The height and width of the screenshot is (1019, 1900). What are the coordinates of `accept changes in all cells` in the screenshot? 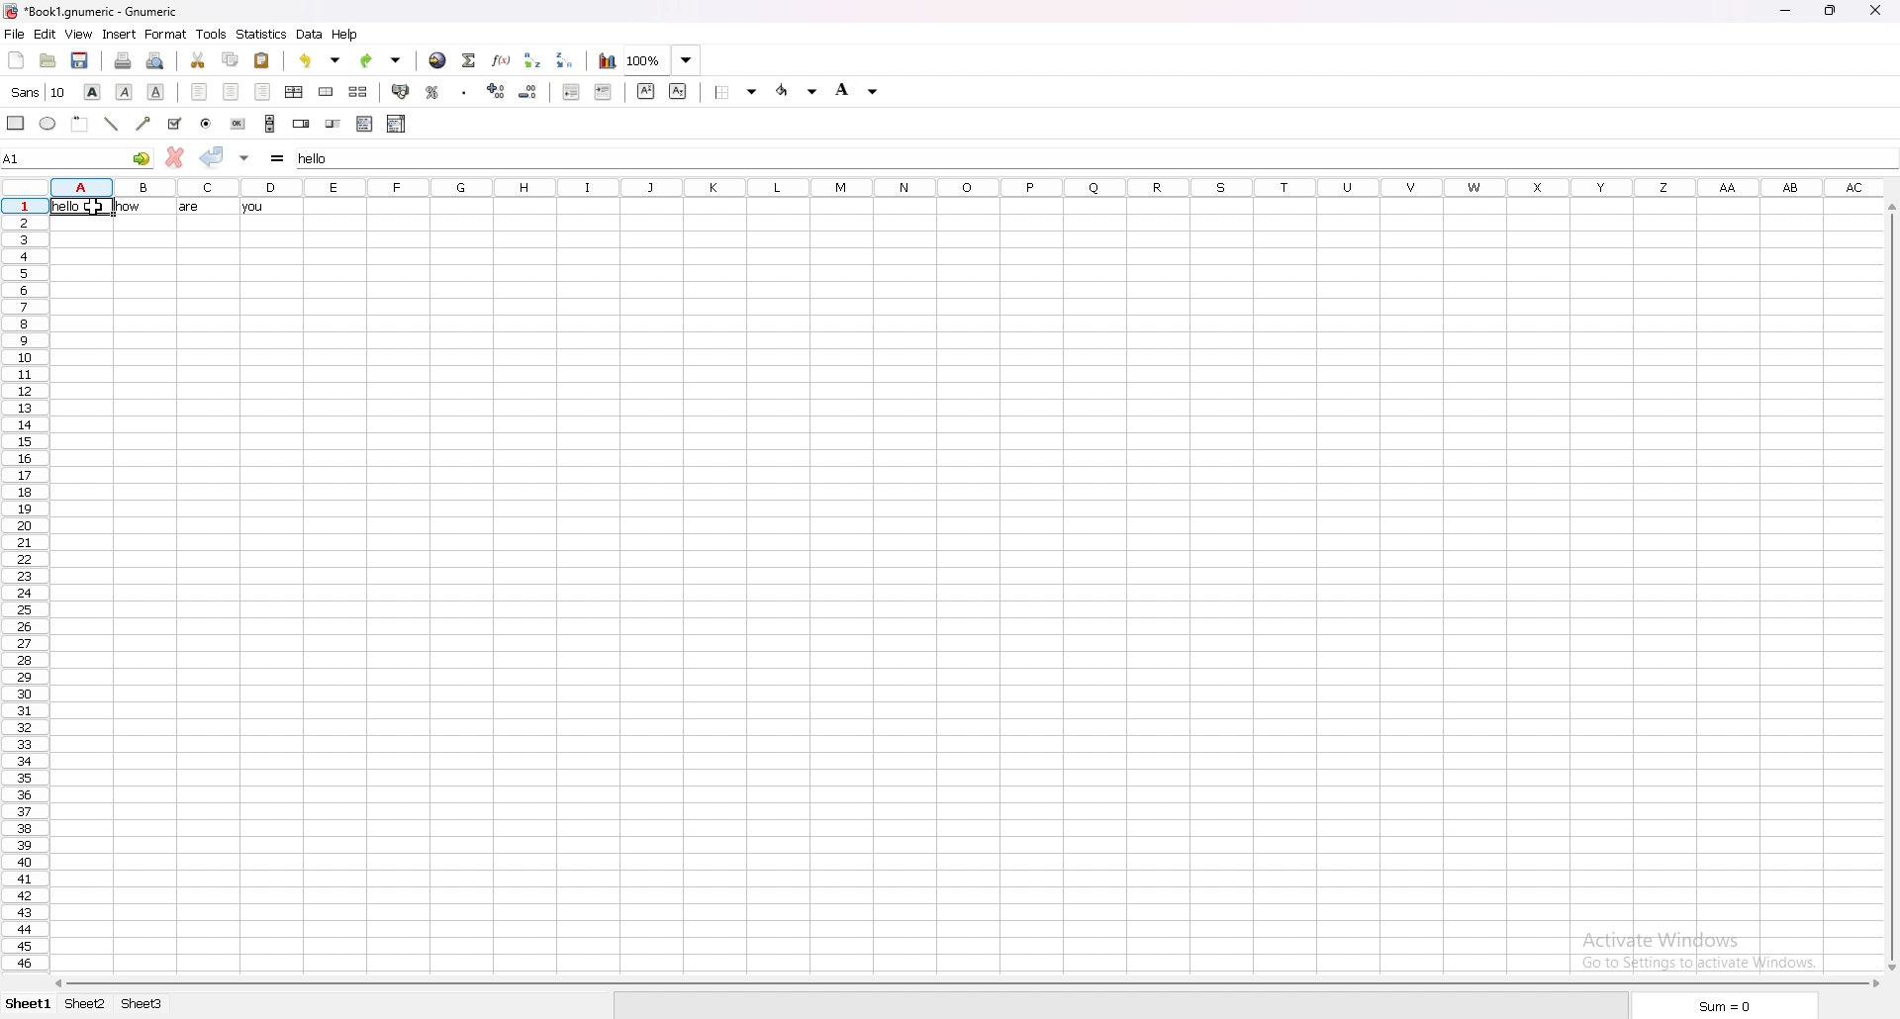 It's located at (244, 157).